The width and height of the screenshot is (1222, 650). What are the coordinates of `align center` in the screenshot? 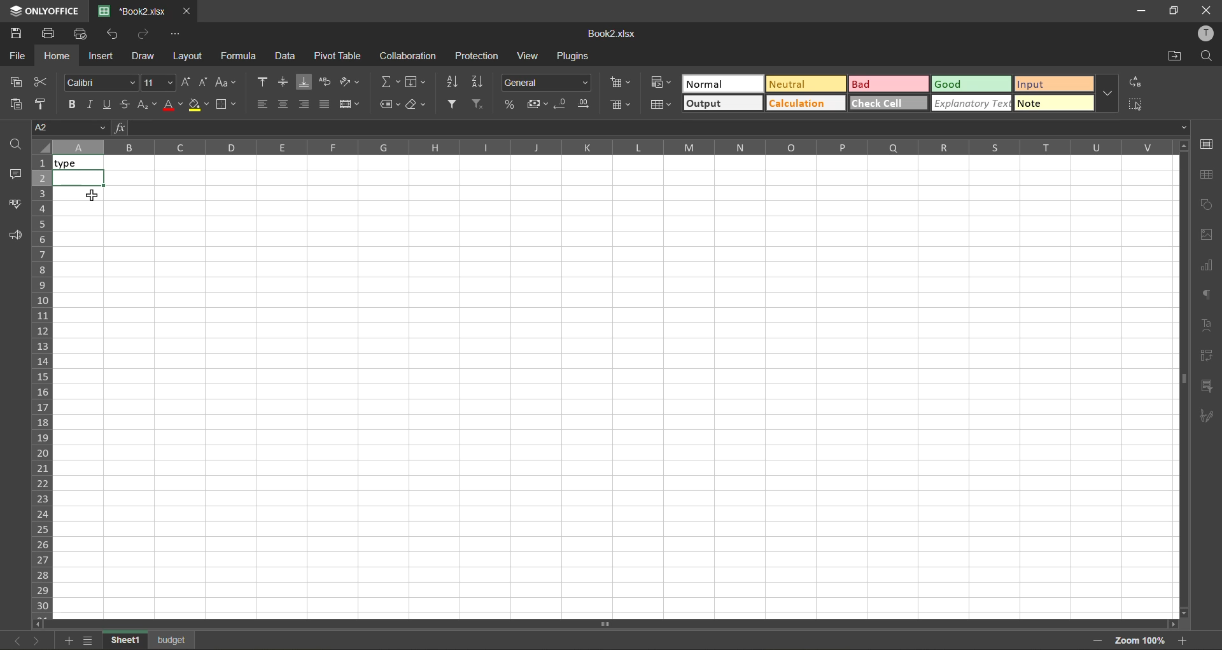 It's located at (283, 104).